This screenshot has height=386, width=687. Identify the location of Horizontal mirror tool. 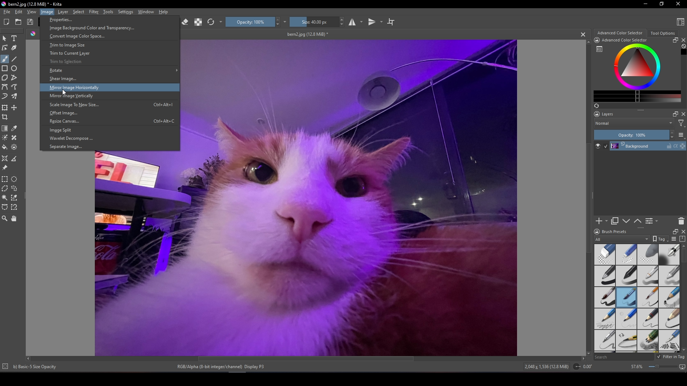
(355, 22).